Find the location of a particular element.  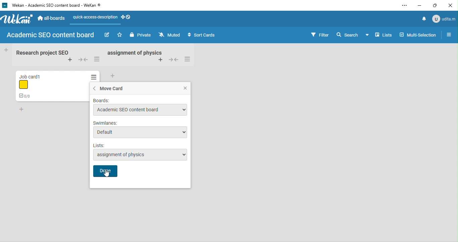

multi-selection is located at coordinates (418, 34).